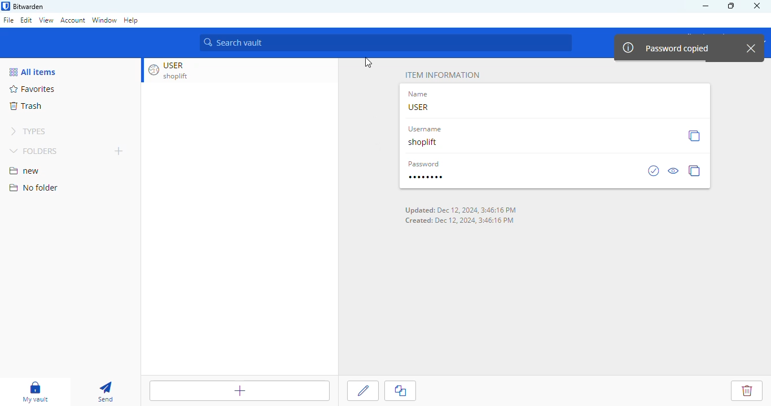  I want to click on window, so click(105, 22).